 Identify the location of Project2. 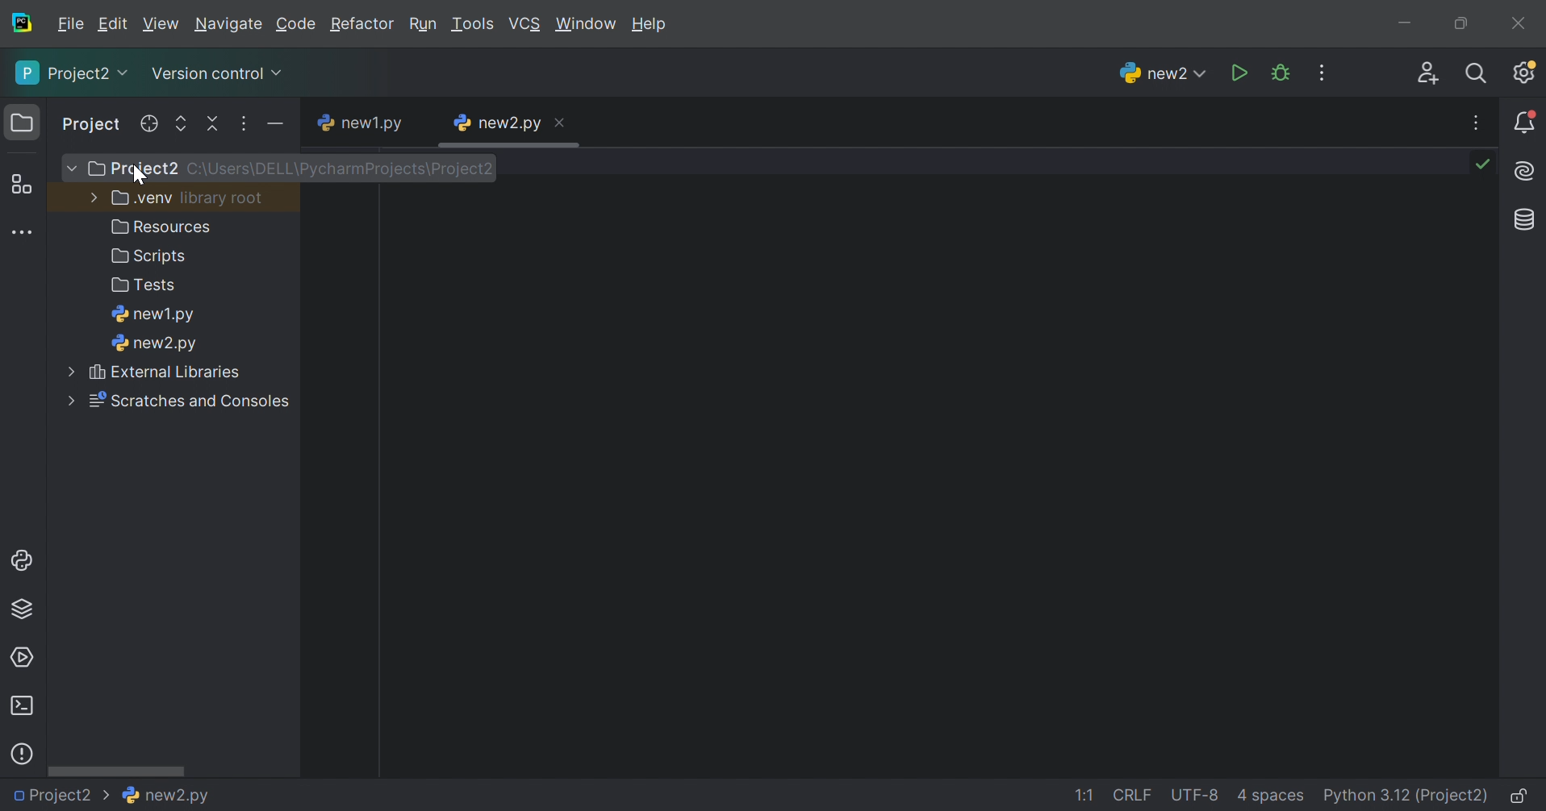
(72, 73).